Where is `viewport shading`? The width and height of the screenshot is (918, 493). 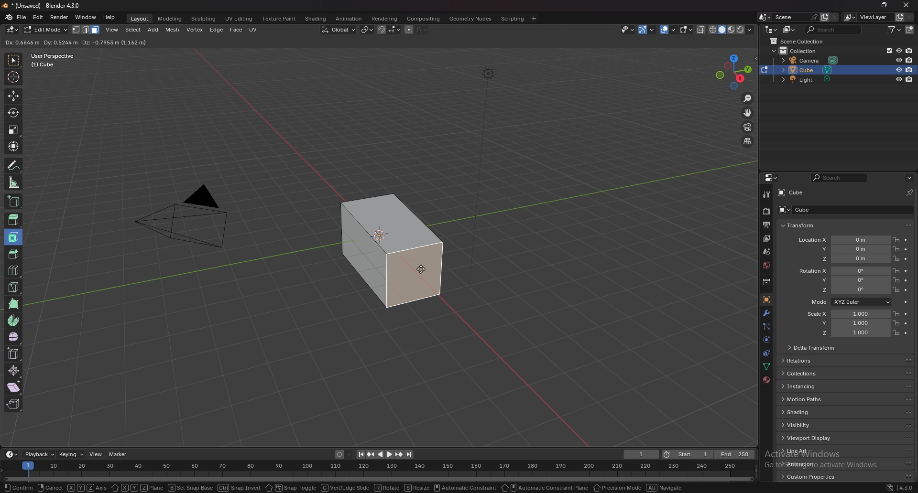 viewport shading is located at coordinates (732, 30).